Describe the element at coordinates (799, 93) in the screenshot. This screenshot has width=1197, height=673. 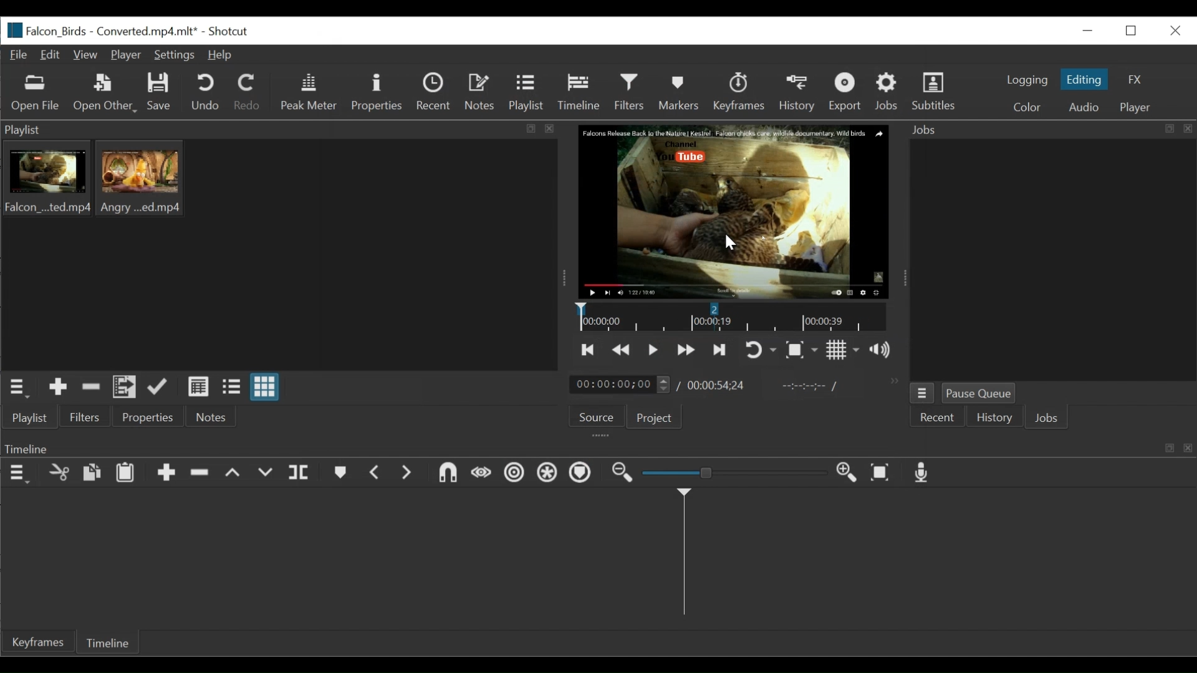
I see `History` at that location.